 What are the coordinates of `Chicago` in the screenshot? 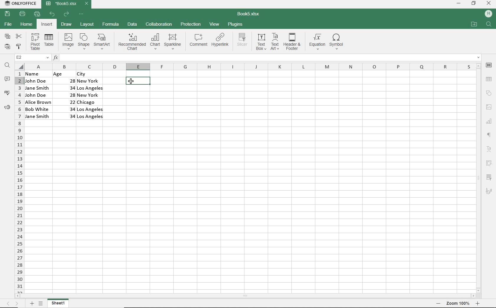 It's located at (91, 102).